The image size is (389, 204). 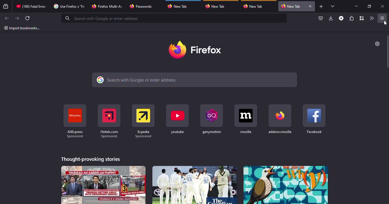 What do you see at coordinates (383, 7) in the screenshot?
I see `close` at bounding box center [383, 7].